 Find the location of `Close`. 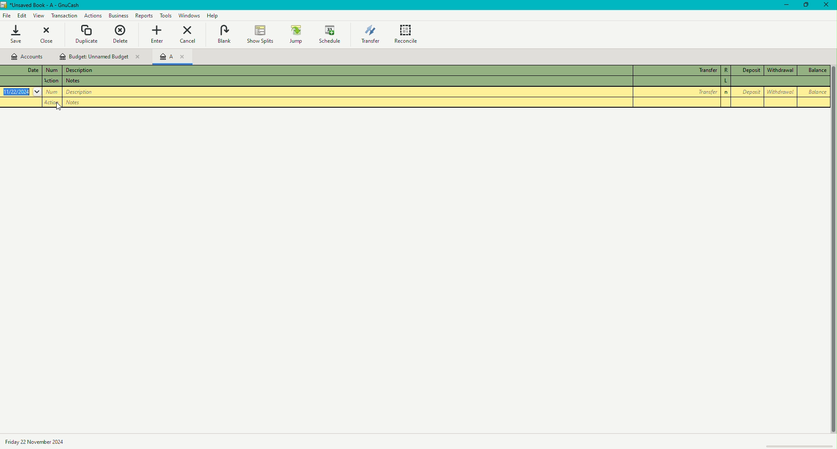

Close is located at coordinates (51, 36).